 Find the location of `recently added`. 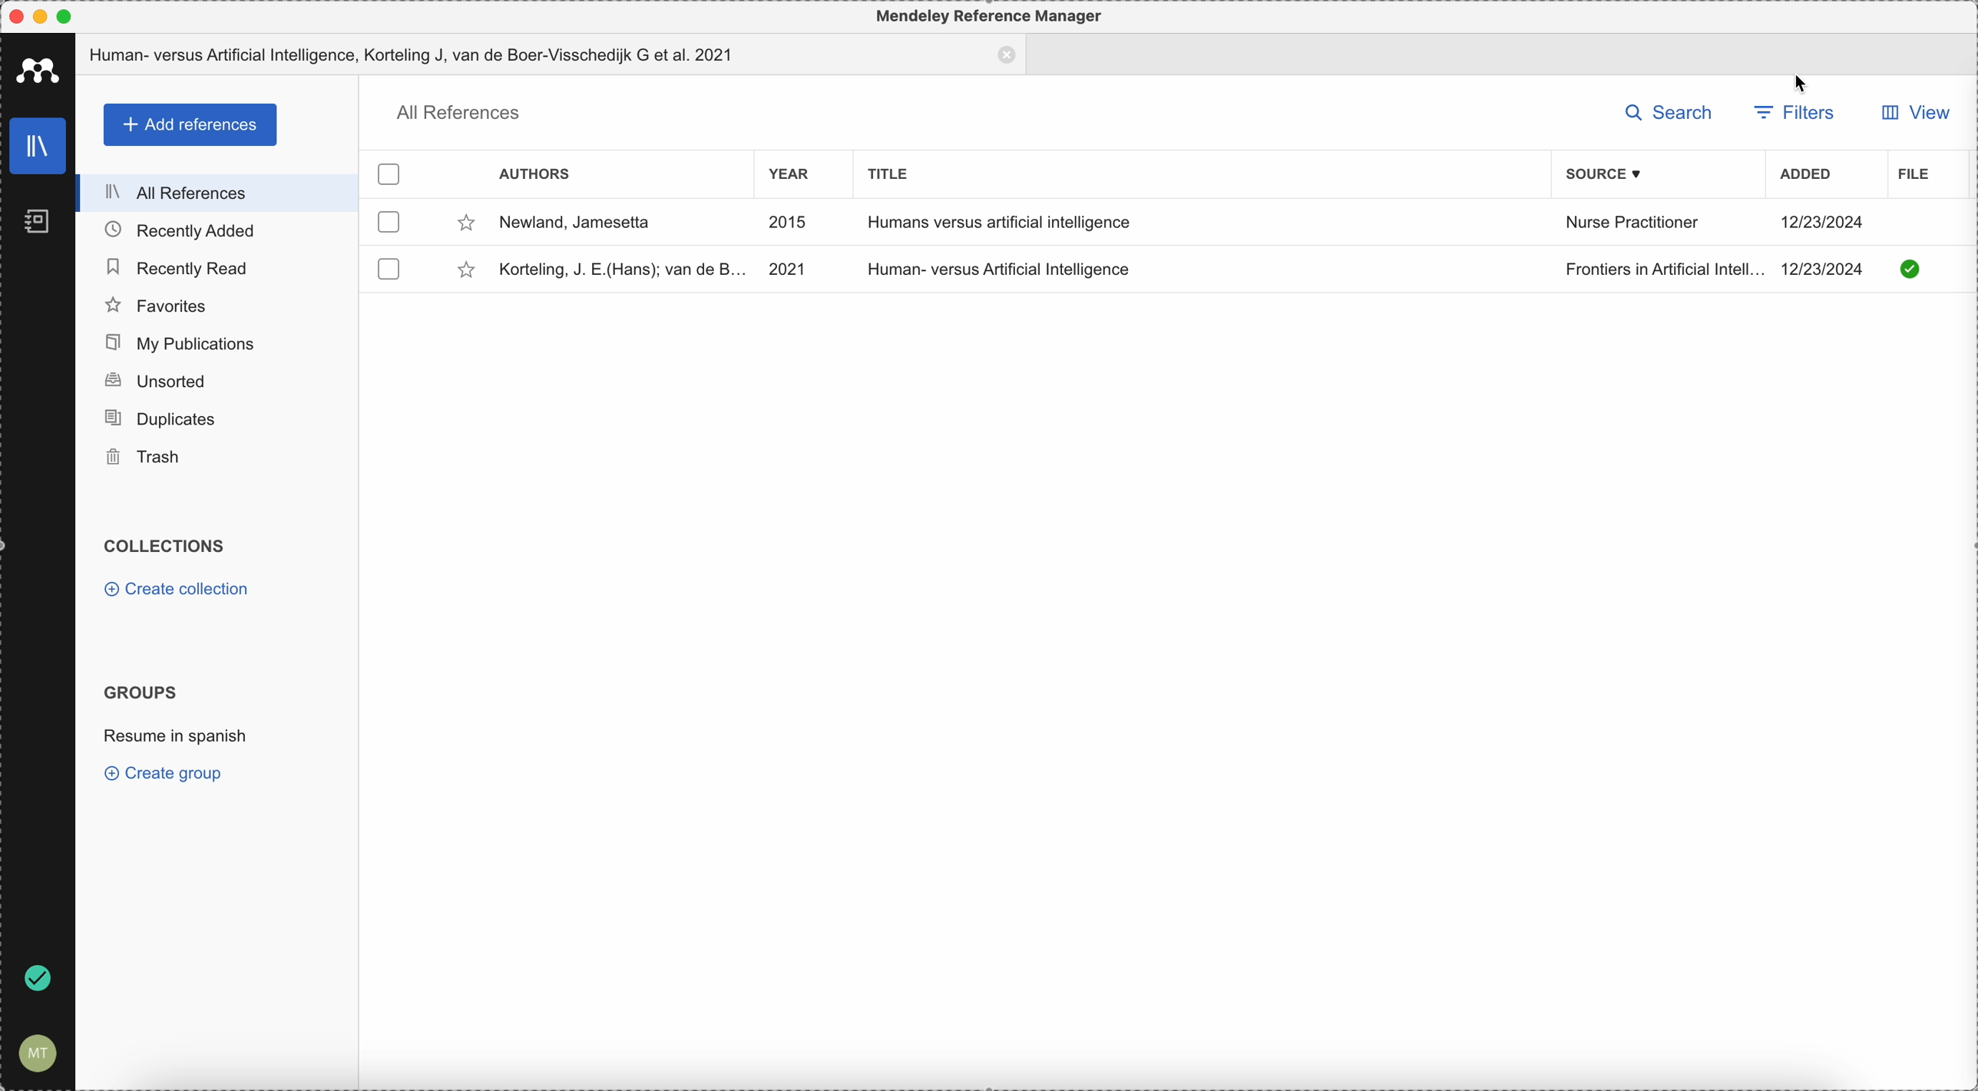

recently added is located at coordinates (217, 230).